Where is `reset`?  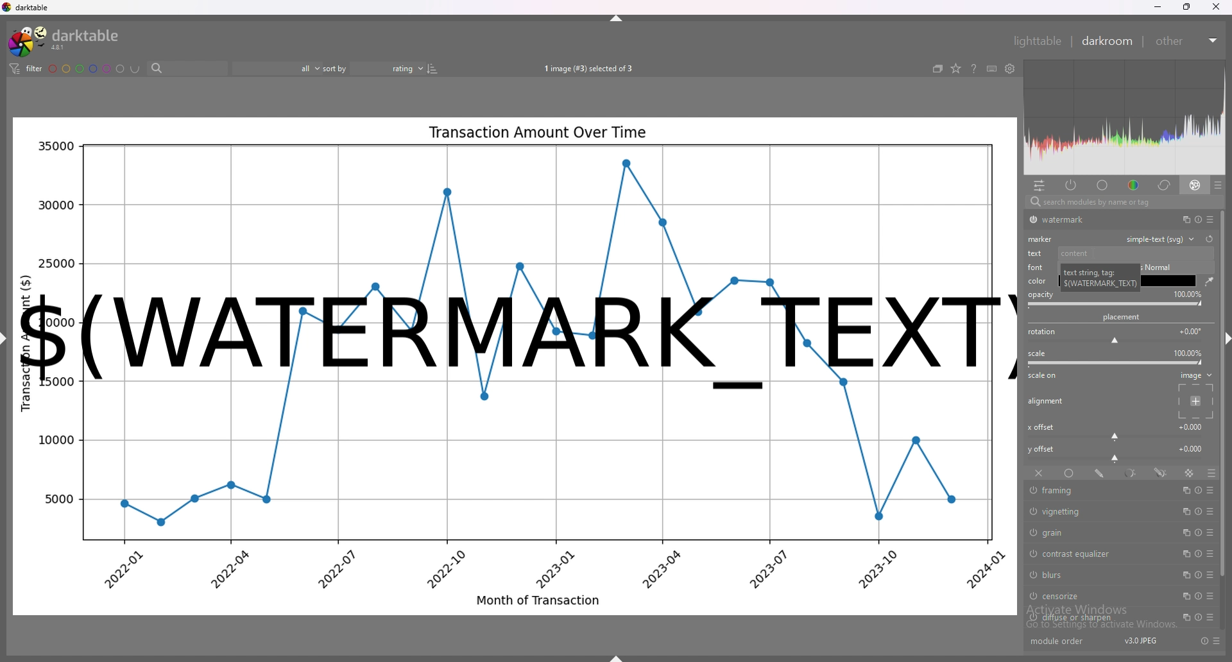 reset is located at coordinates (1210, 239).